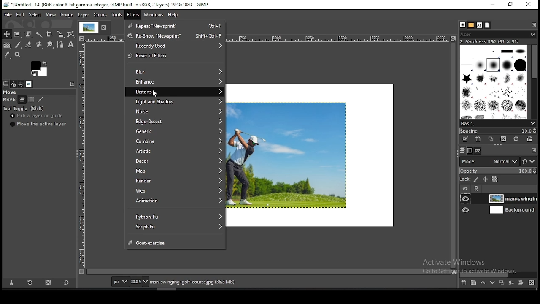  What do you see at coordinates (67, 15) in the screenshot?
I see `image` at bounding box center [67, 15].